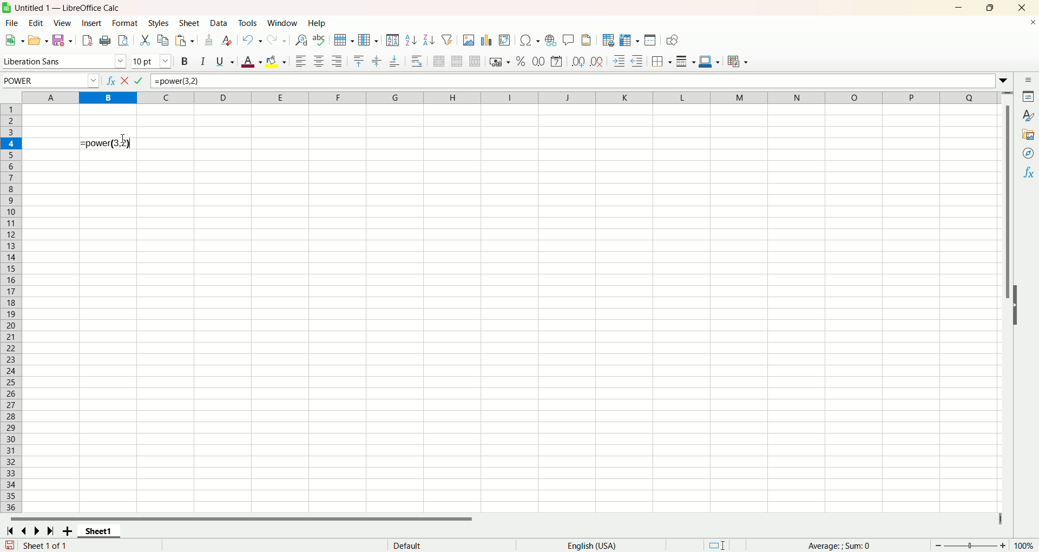  What do you see at coordinates (190, 24) in the screenshot?
I see `sheet` at bounding box center [190, 24].